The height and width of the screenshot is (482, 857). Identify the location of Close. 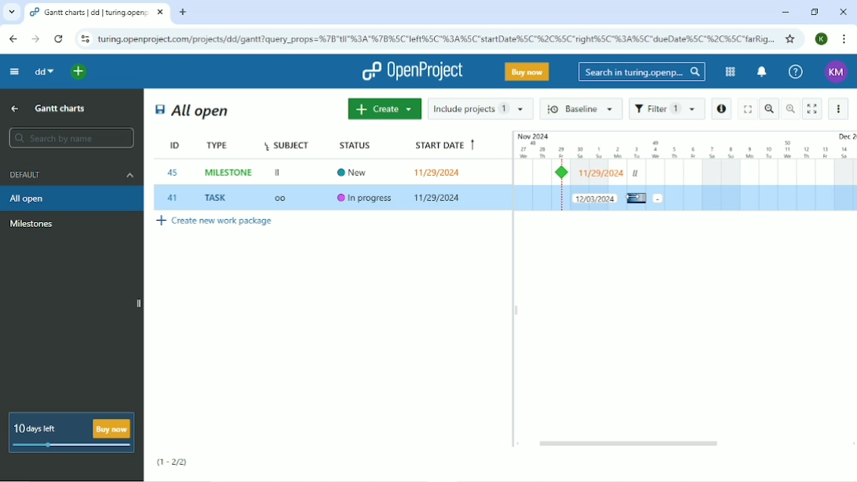
(843, 13).